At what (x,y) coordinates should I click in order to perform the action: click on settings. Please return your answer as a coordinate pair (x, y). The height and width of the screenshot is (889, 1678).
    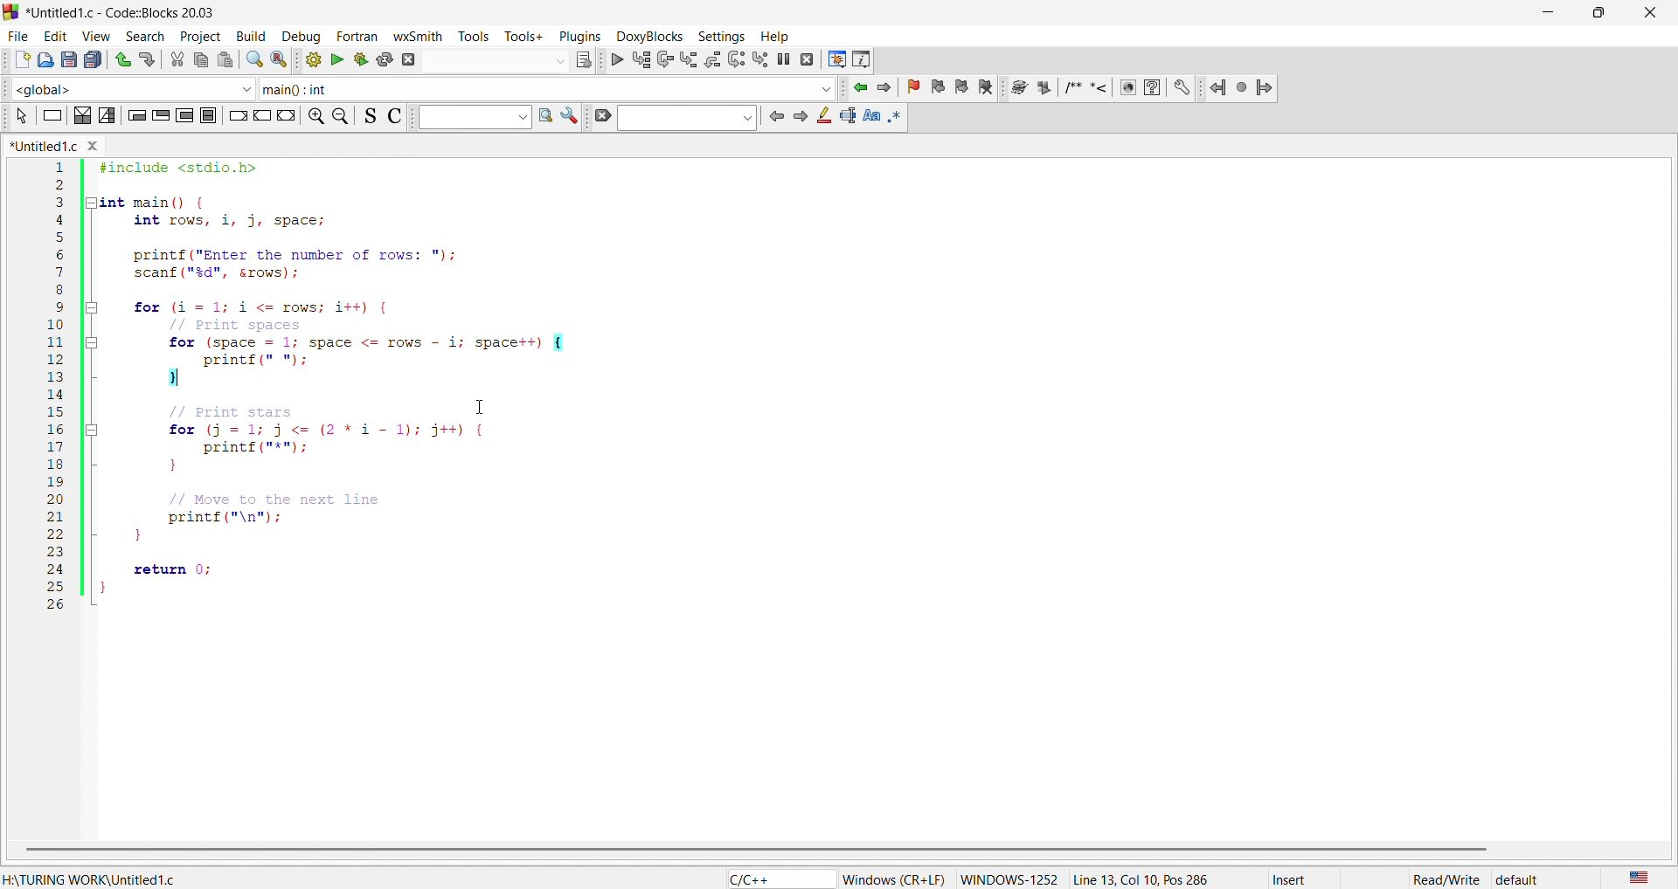
    Looking at the image, I should click on (570, 115).